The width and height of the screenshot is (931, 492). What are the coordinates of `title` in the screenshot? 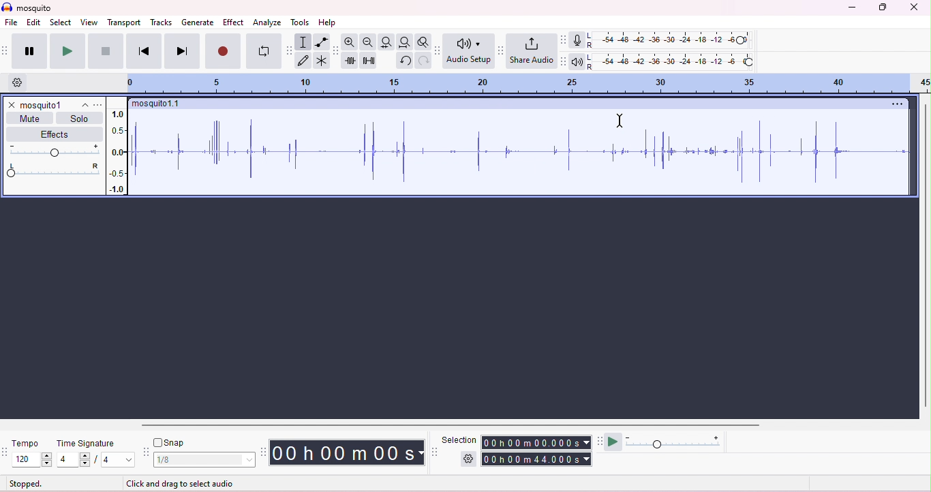 It's located at (27, 7).